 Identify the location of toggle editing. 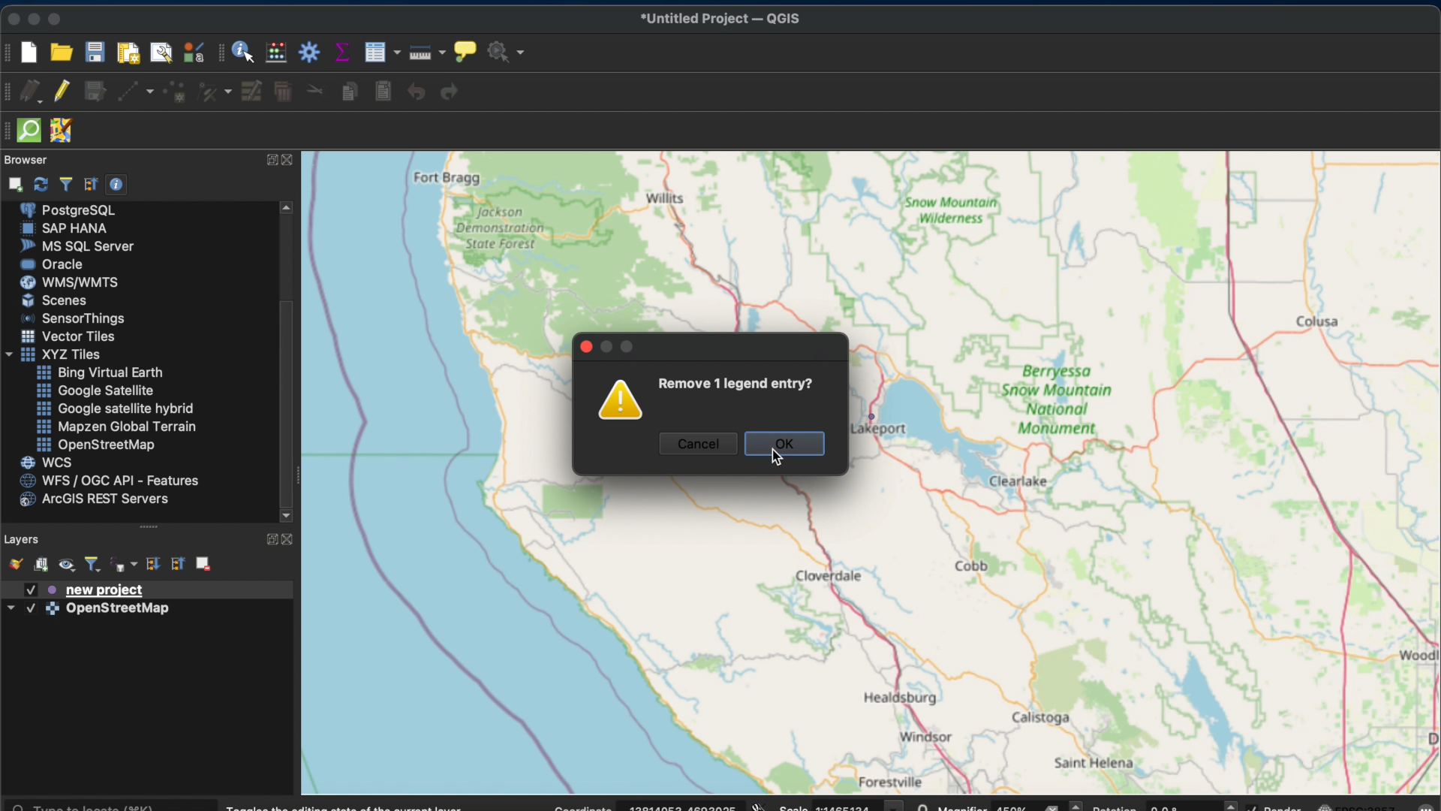
(62, 93).